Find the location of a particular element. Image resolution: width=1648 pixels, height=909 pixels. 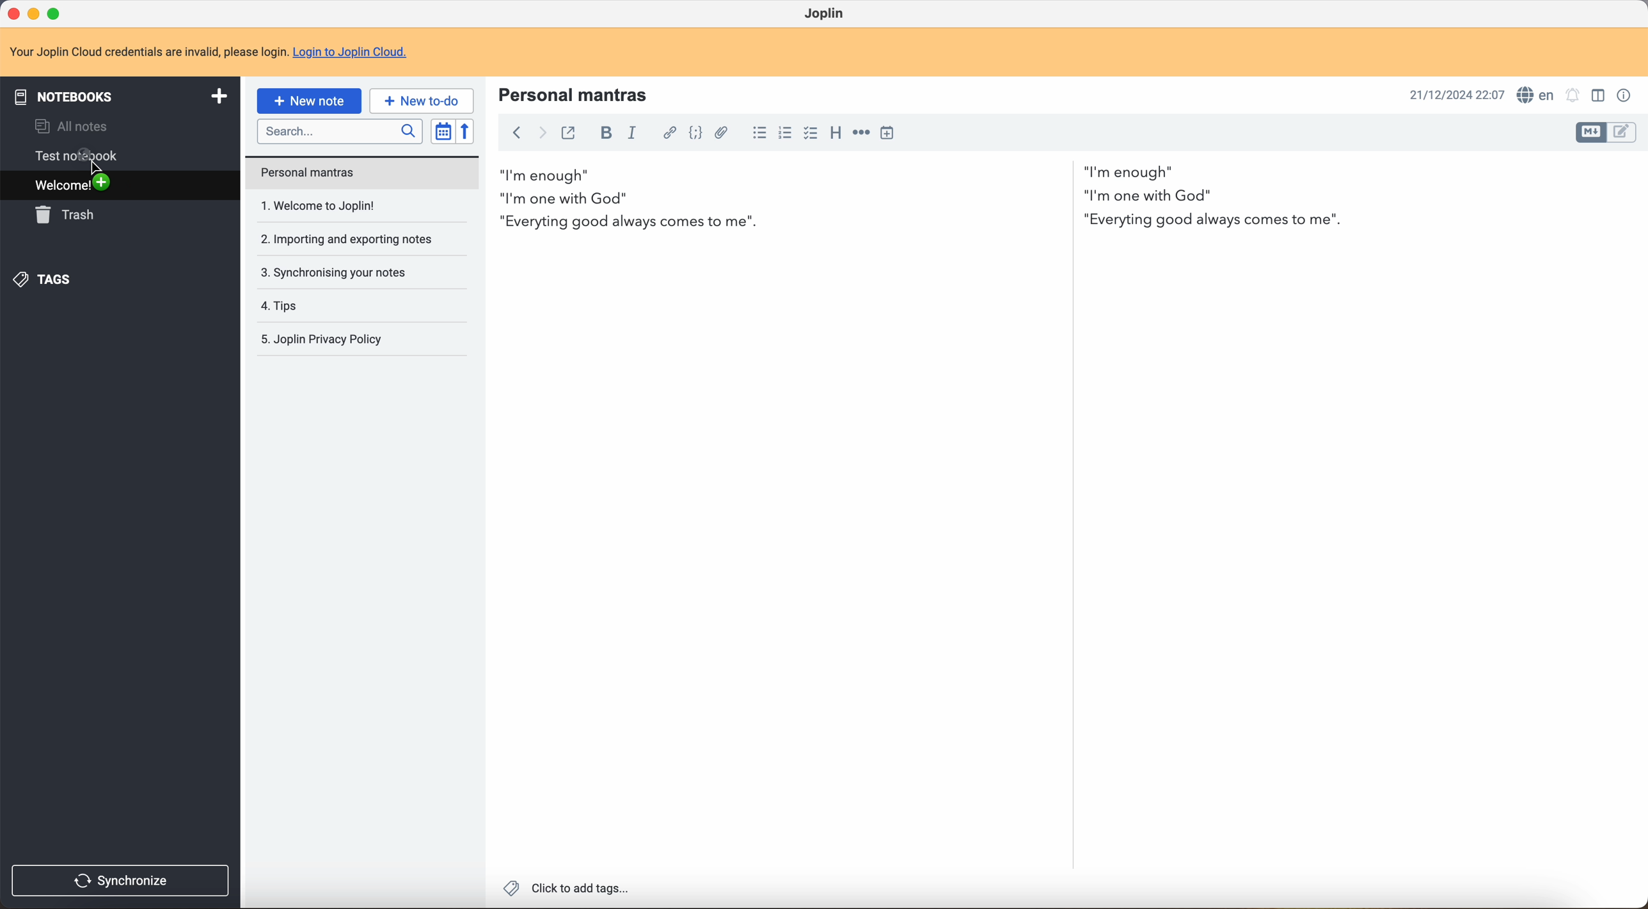

welcome is located at coordinates (118, 186).